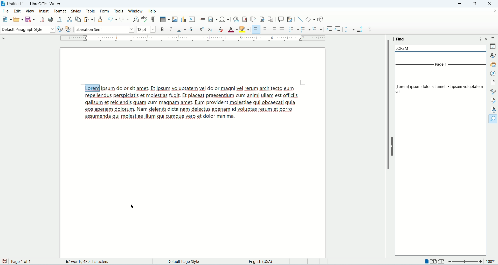 Image resolution: width=498 pixels, height=265 pixels. Describe the element at coordinates (262, 20) in the screenshot. I see `insert bookmark` at that location.